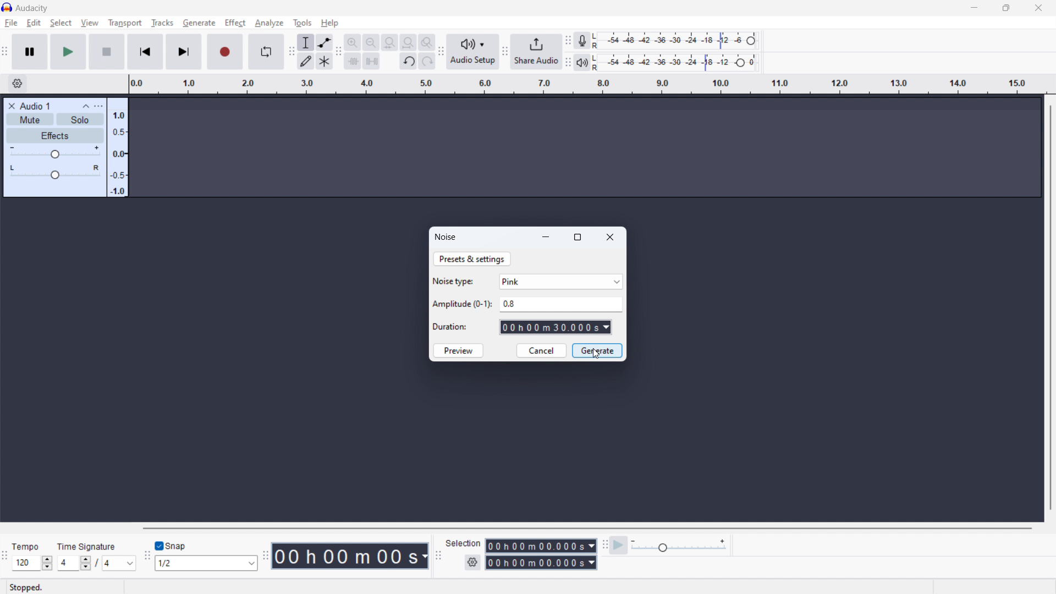 This screenshot has width=1056, height=594. I want to click on tools, so click(302, 22).